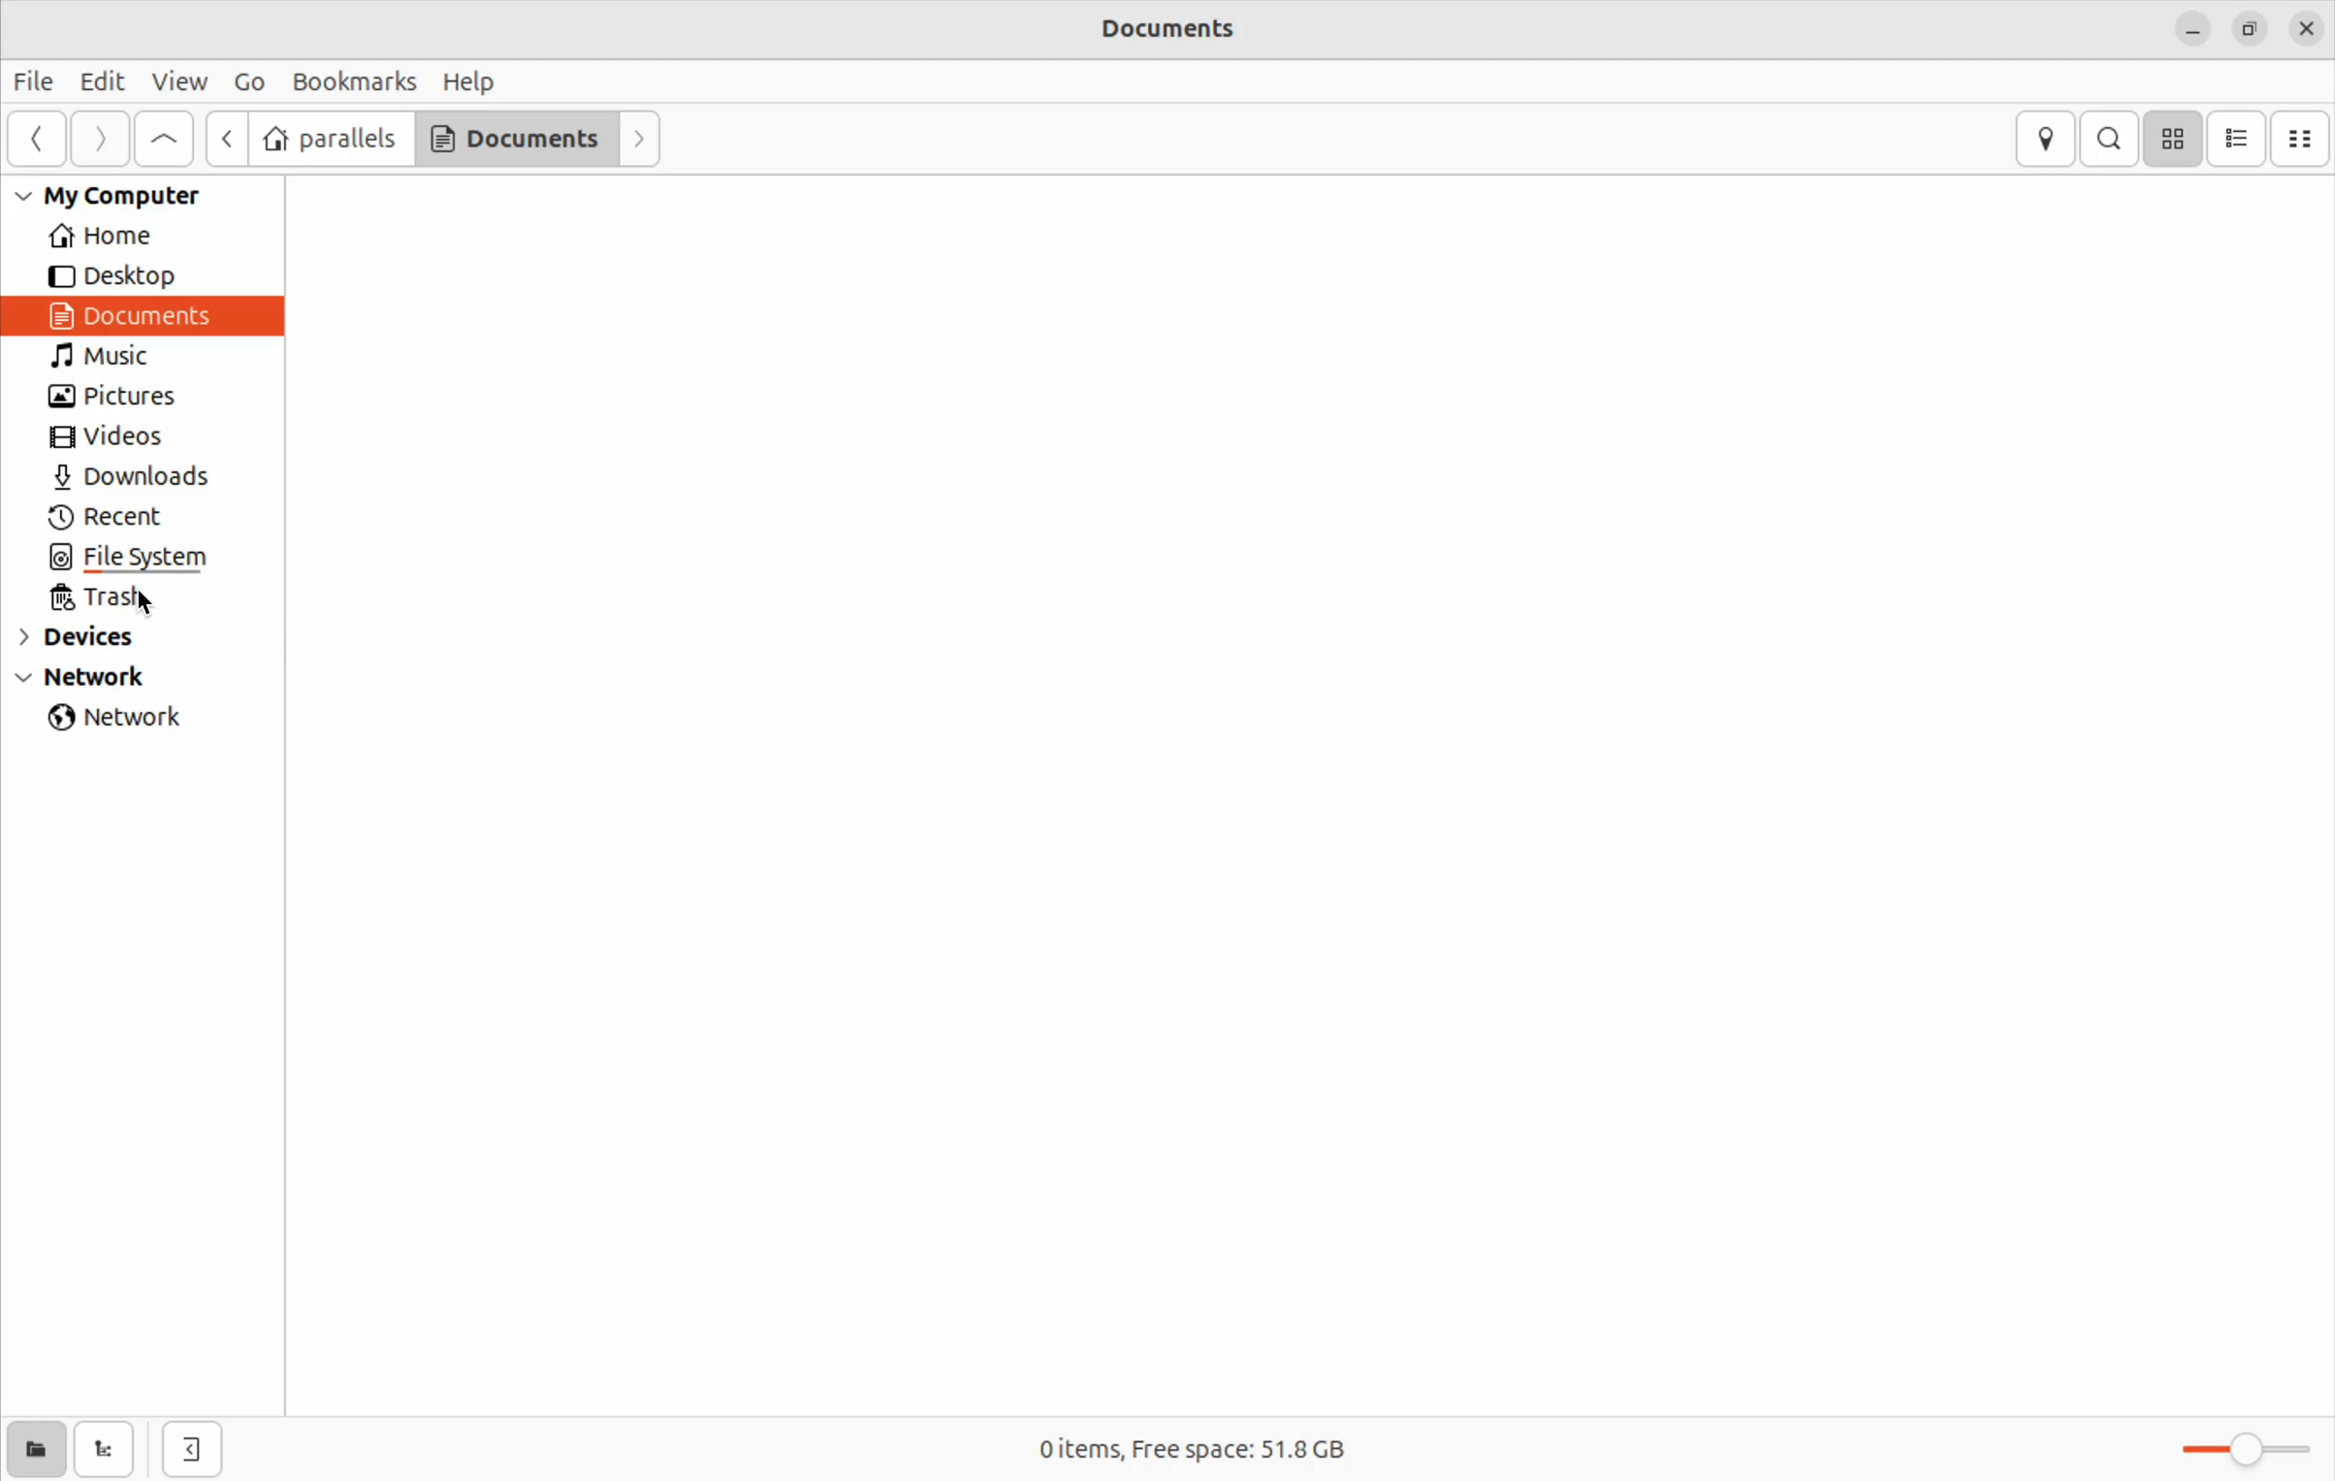 This screenshot has height=1481, width=2335. I want to click on cursor, so click(147, 602).